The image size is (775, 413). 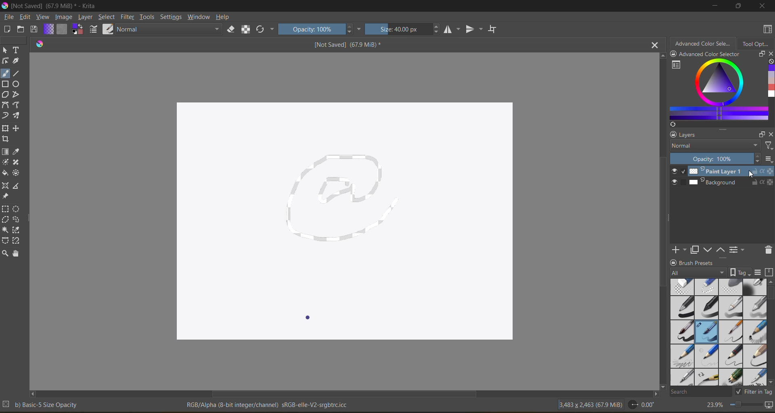 I want to click on horizontal scroll bar, so click(x=356, y=395).